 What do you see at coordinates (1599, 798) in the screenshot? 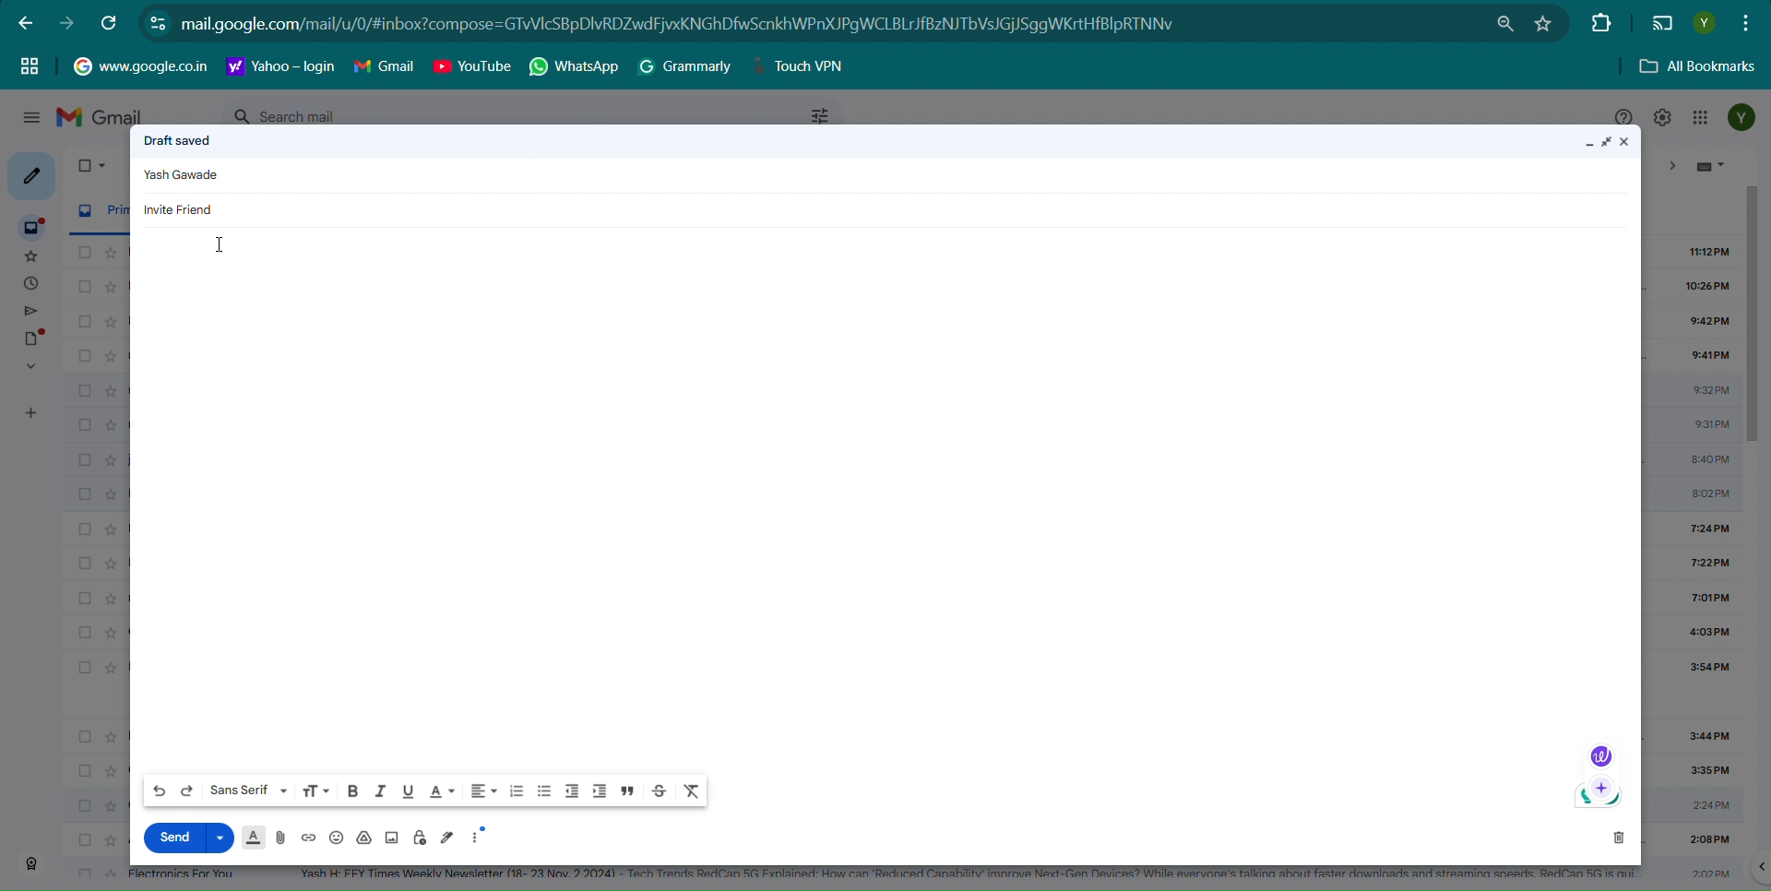
I see `Logo` at bounding box center [1599, 798].